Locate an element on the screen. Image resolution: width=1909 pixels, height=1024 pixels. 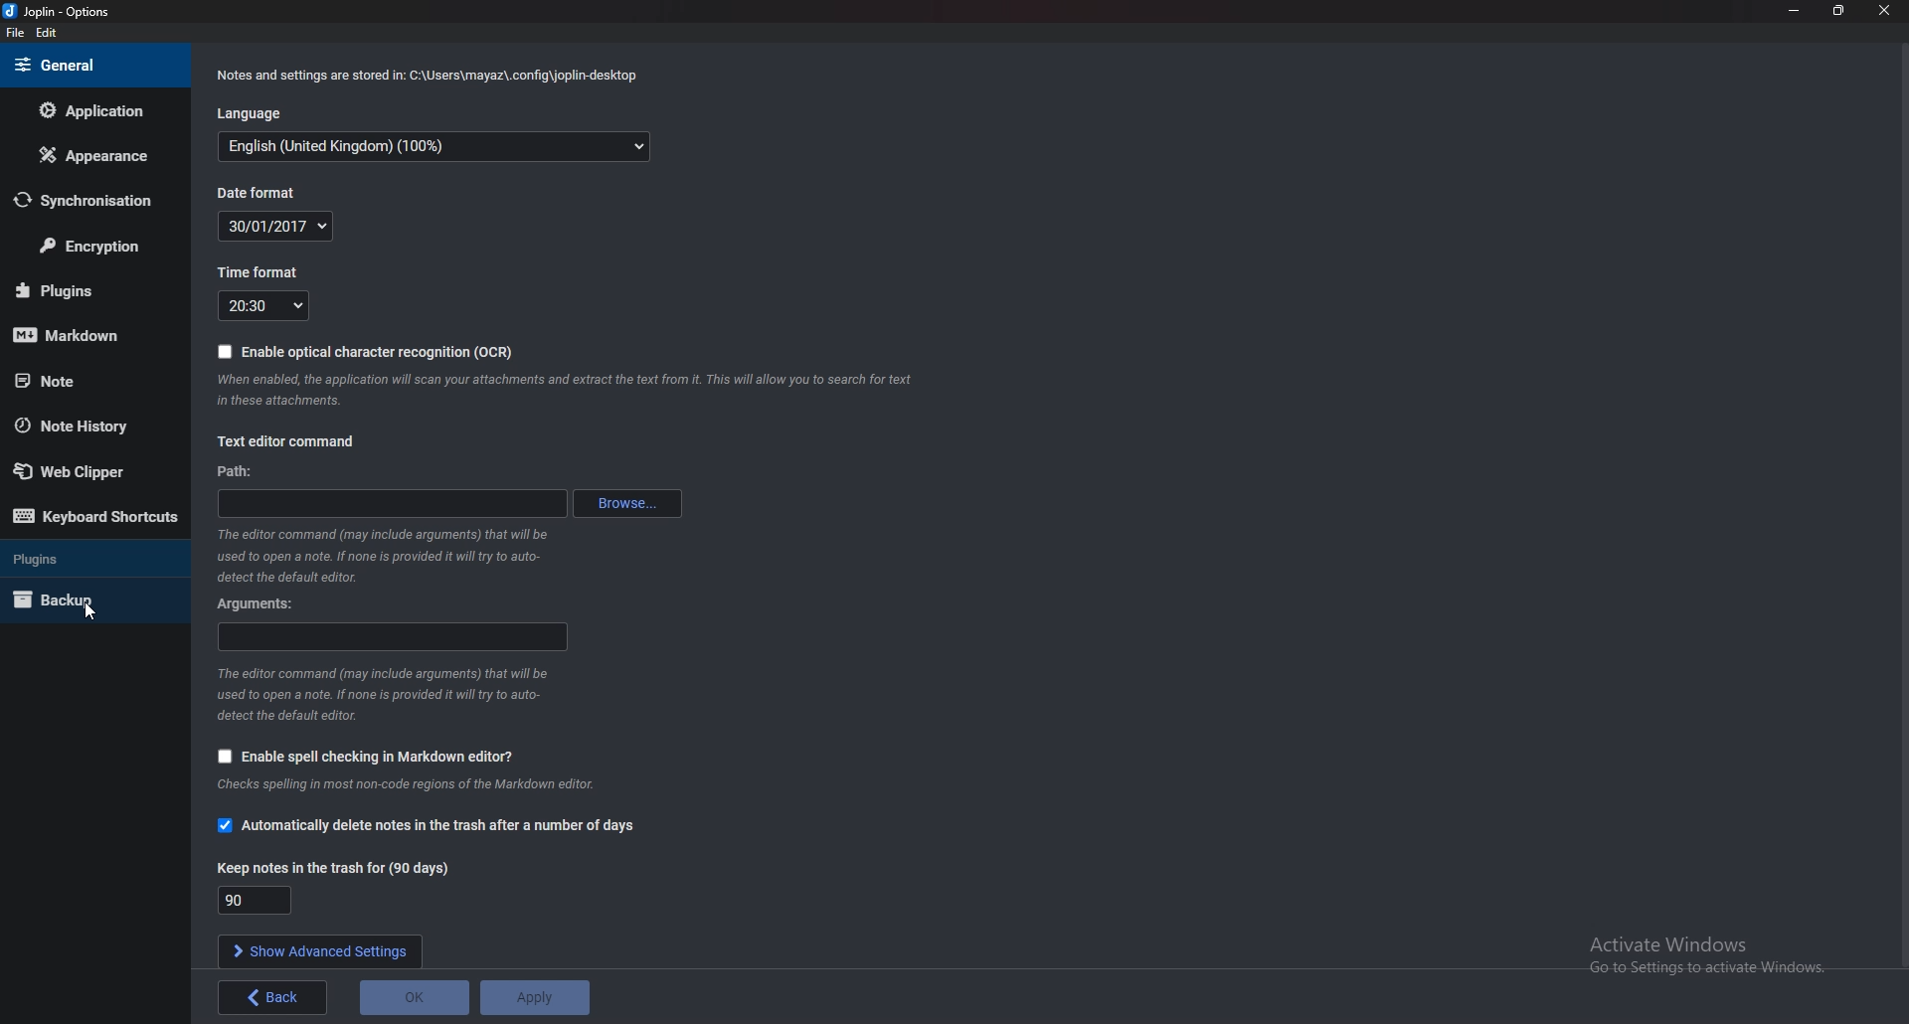
Web Clipper is located at coordinates (92, 471).